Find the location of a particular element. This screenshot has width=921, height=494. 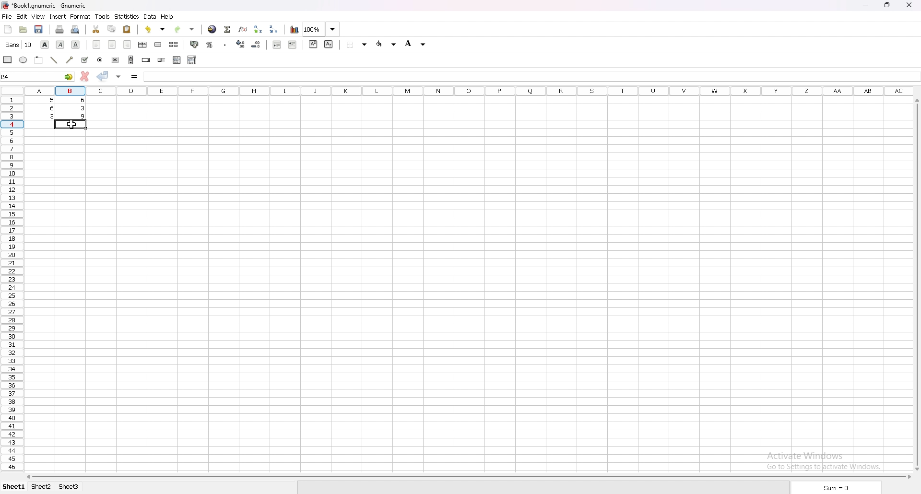

file is located at coordinates (7, 16).